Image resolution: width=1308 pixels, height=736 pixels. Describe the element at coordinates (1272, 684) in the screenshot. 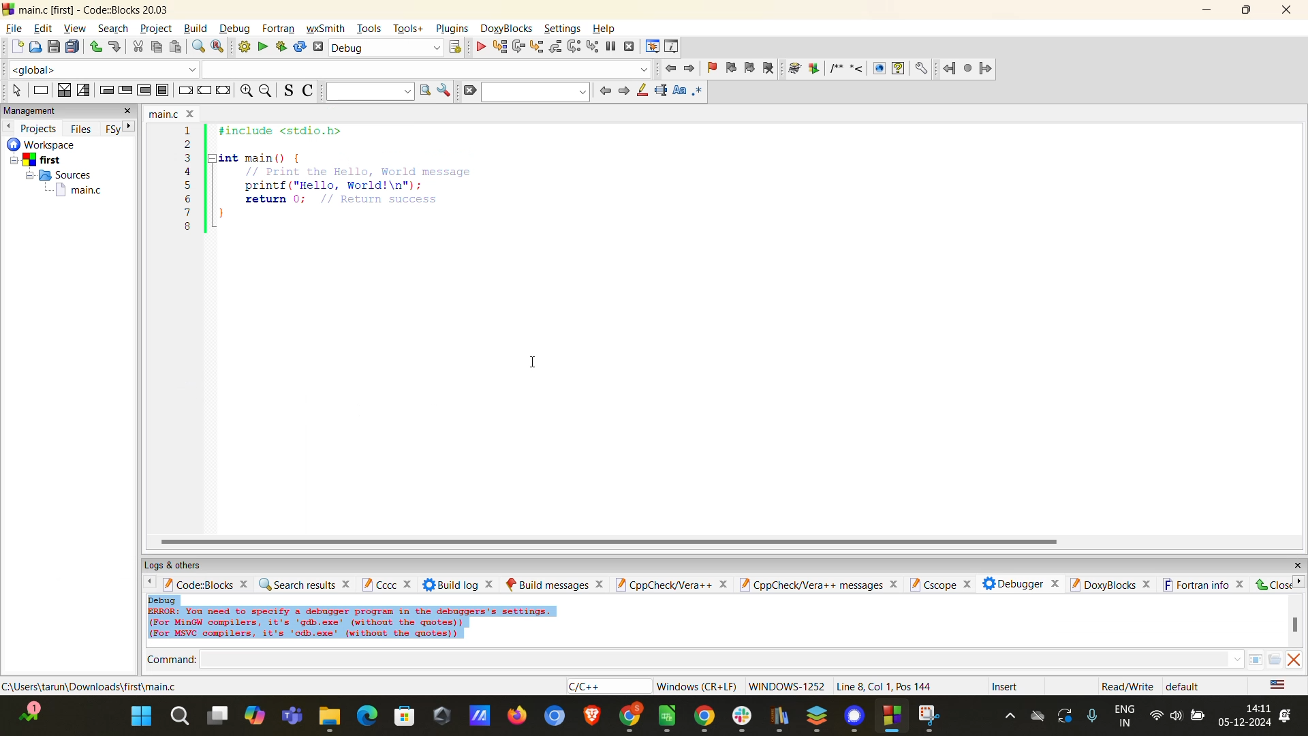

I see `text language` at that location.